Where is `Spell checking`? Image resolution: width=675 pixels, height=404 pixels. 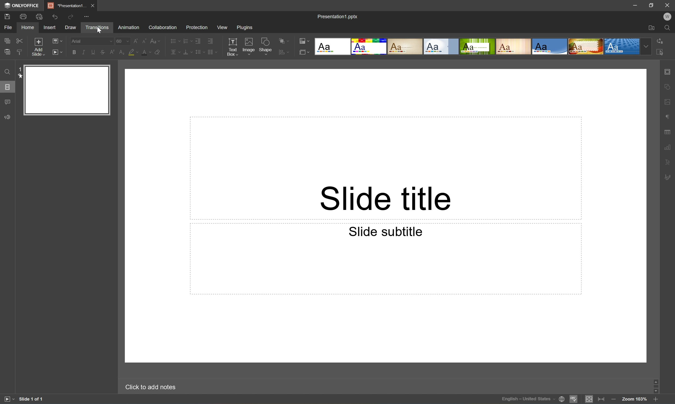 Spell checking is located at coordinates (572, 400).